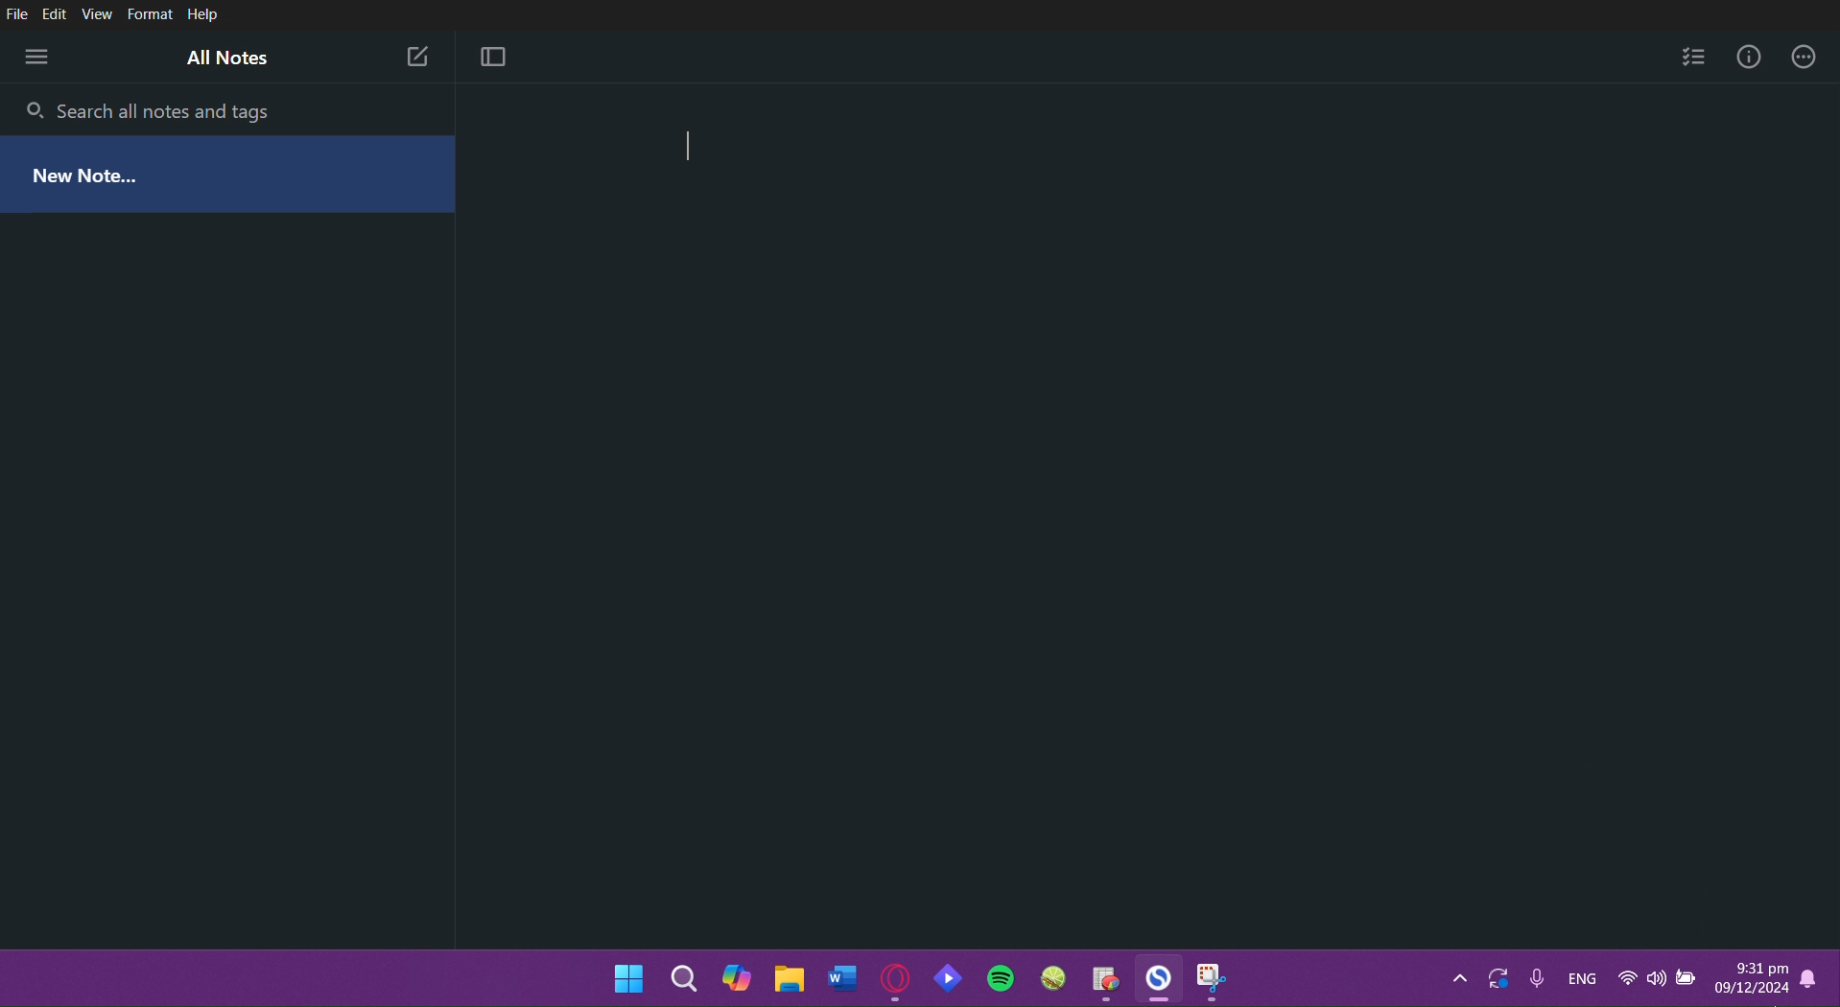 The image size is (1840, 1007). Describe the element at coordinates (228, 59) in the screenshot. I see `All Notes` at that location.